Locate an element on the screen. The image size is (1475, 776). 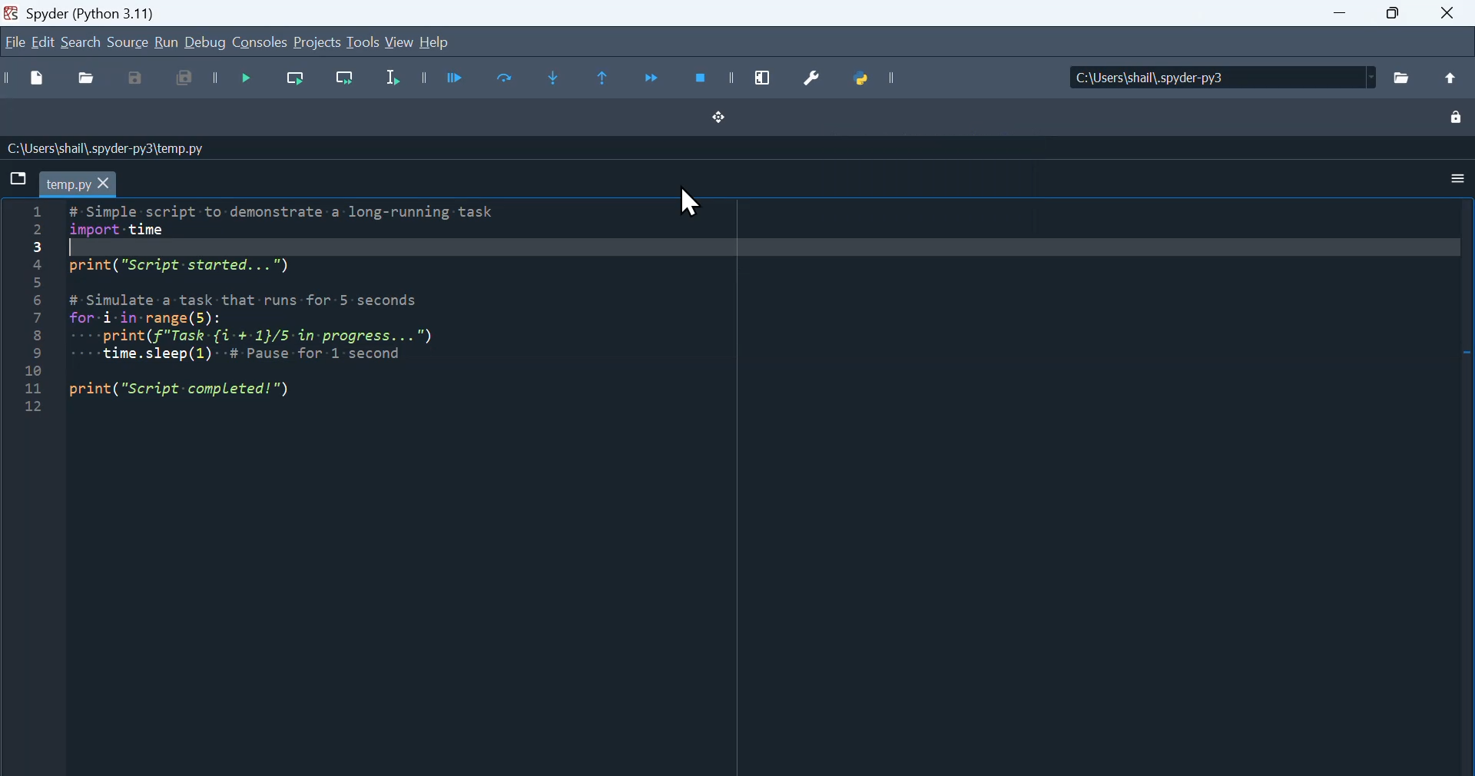
Upload file is located at coordinates (1455, 79).